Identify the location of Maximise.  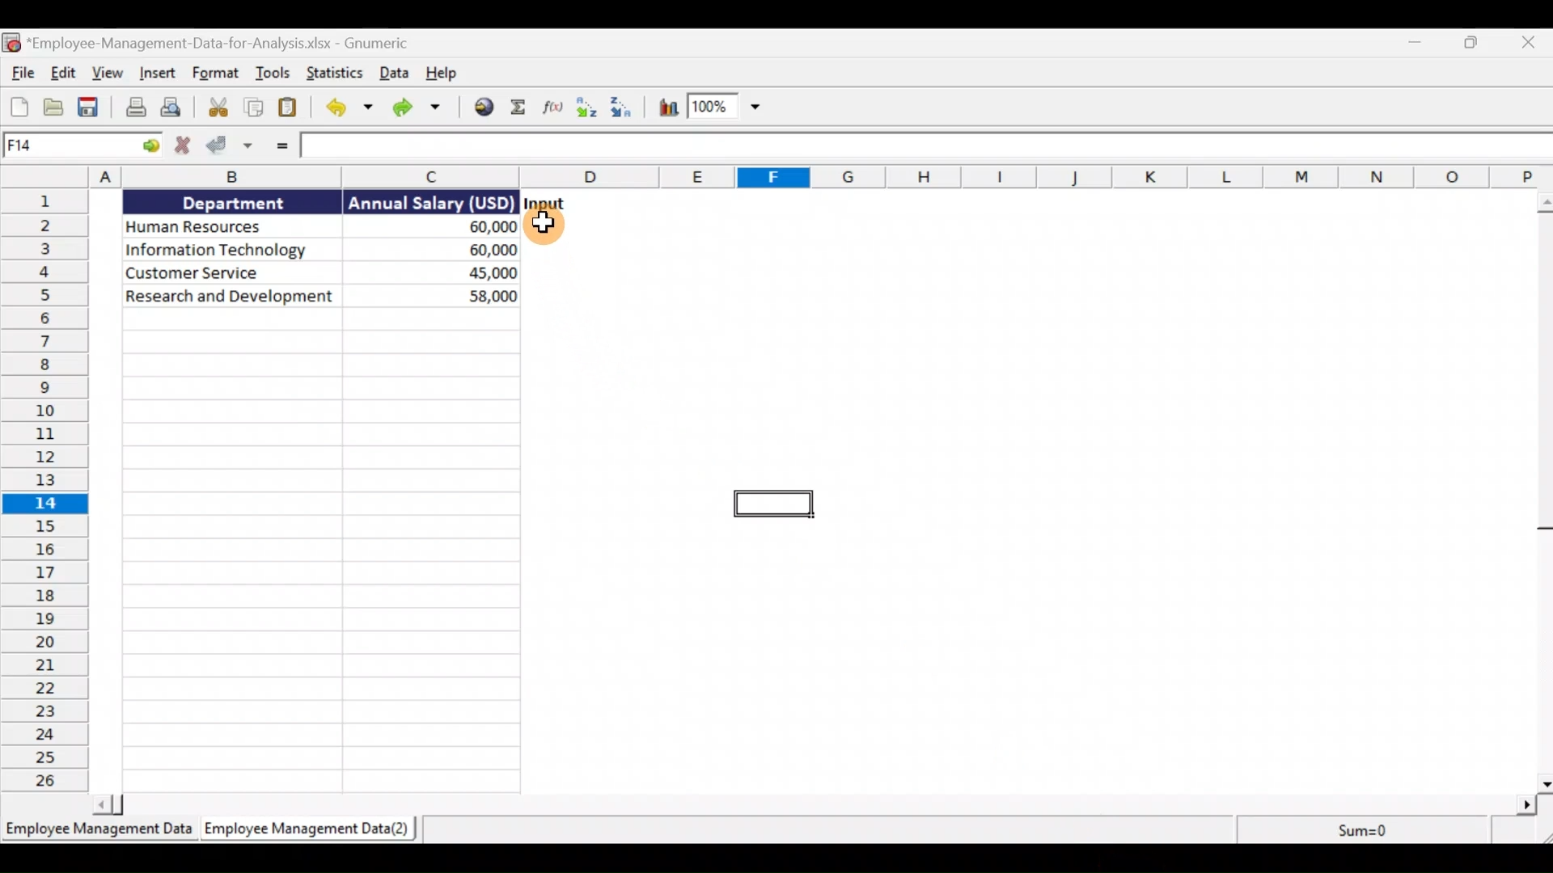
(1471, 42).